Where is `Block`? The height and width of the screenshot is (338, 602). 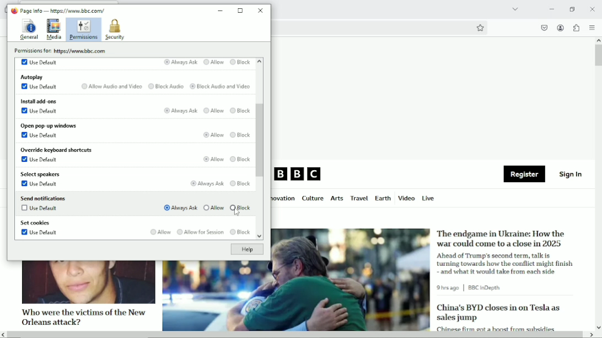
Block is located at coordinates (241, 183).